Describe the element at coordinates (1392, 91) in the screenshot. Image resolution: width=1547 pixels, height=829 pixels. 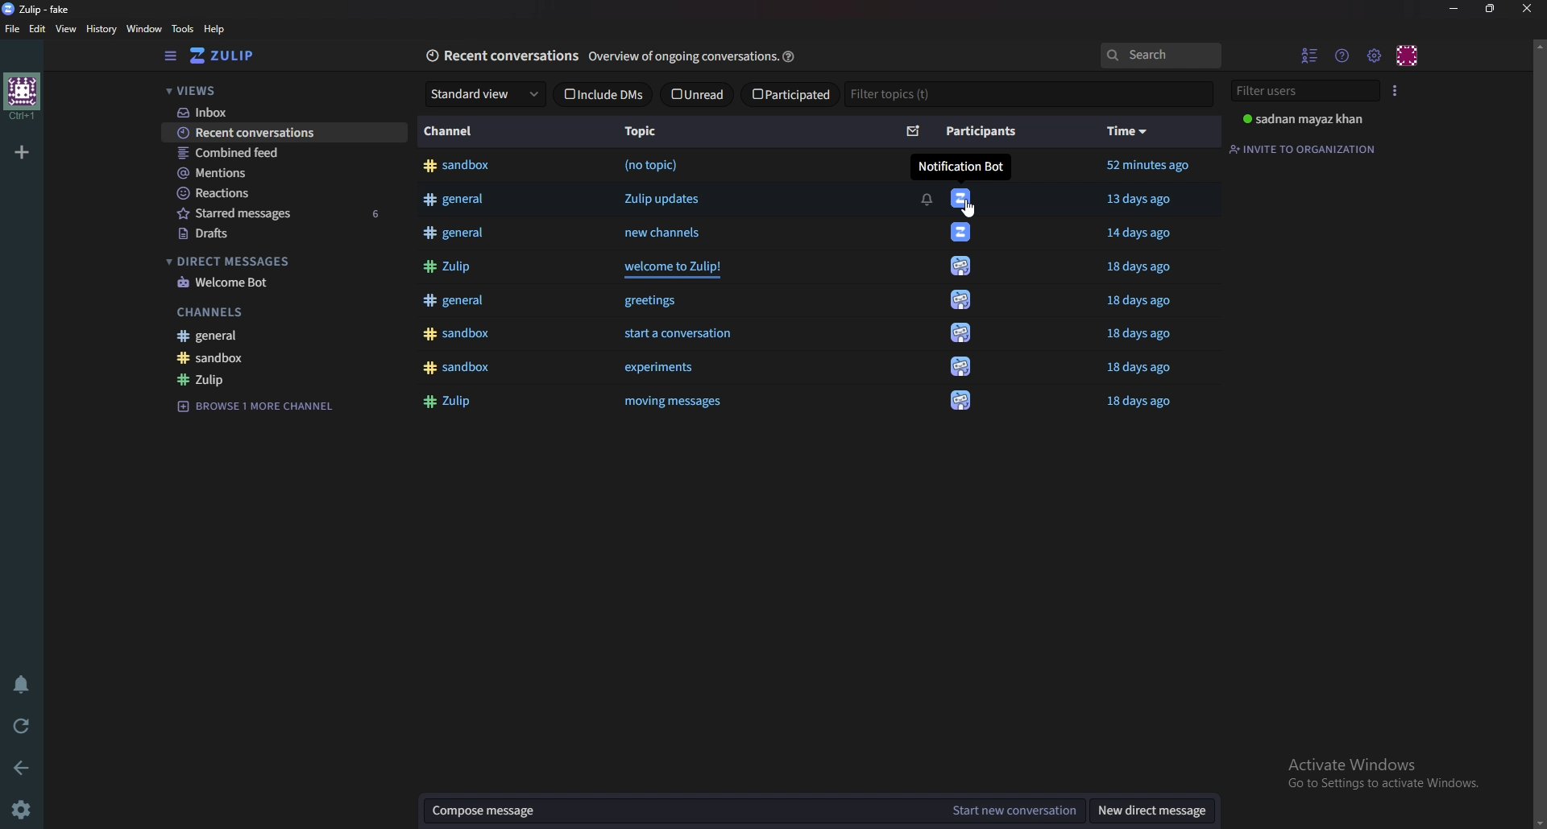
I see `User list style` at that location.